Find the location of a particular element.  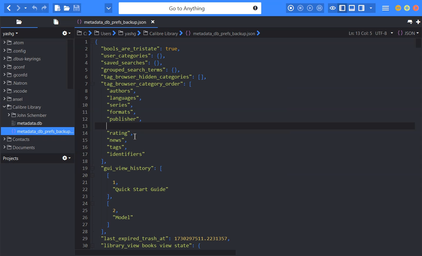

Go back one location is located at coordinates (9, 8).